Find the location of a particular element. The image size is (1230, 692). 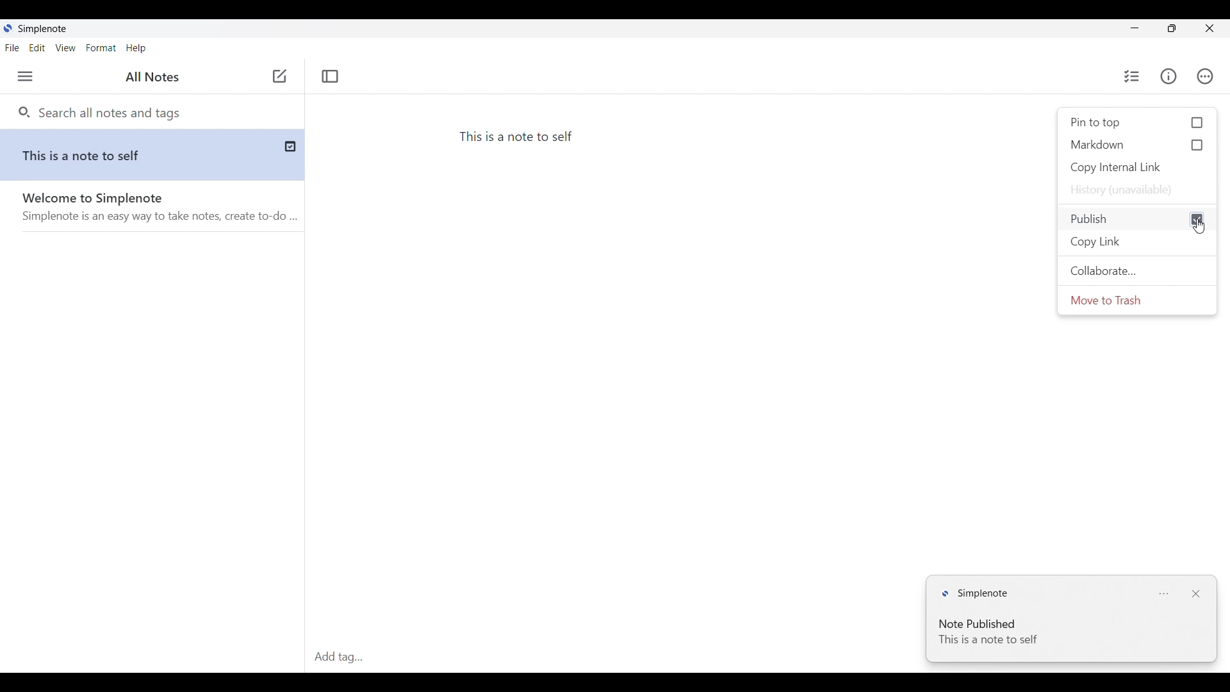

Click to add new note is located at coordinates (279, 76).